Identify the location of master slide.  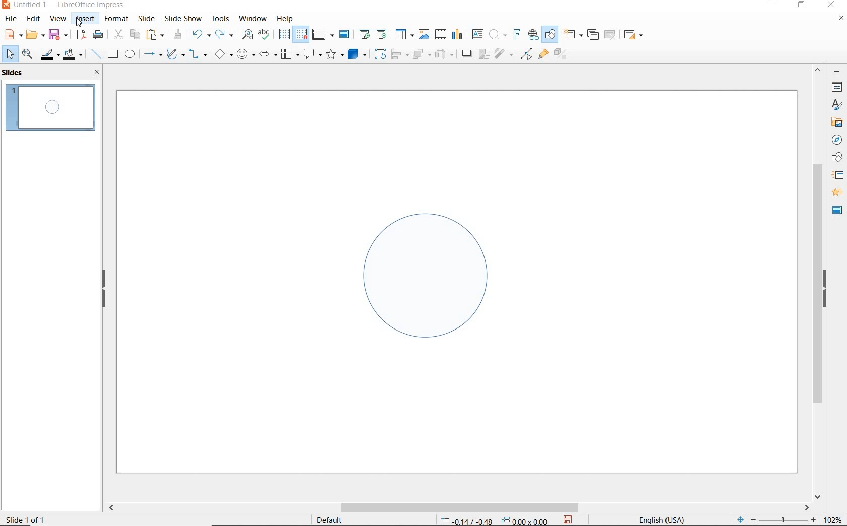
(345, 35).